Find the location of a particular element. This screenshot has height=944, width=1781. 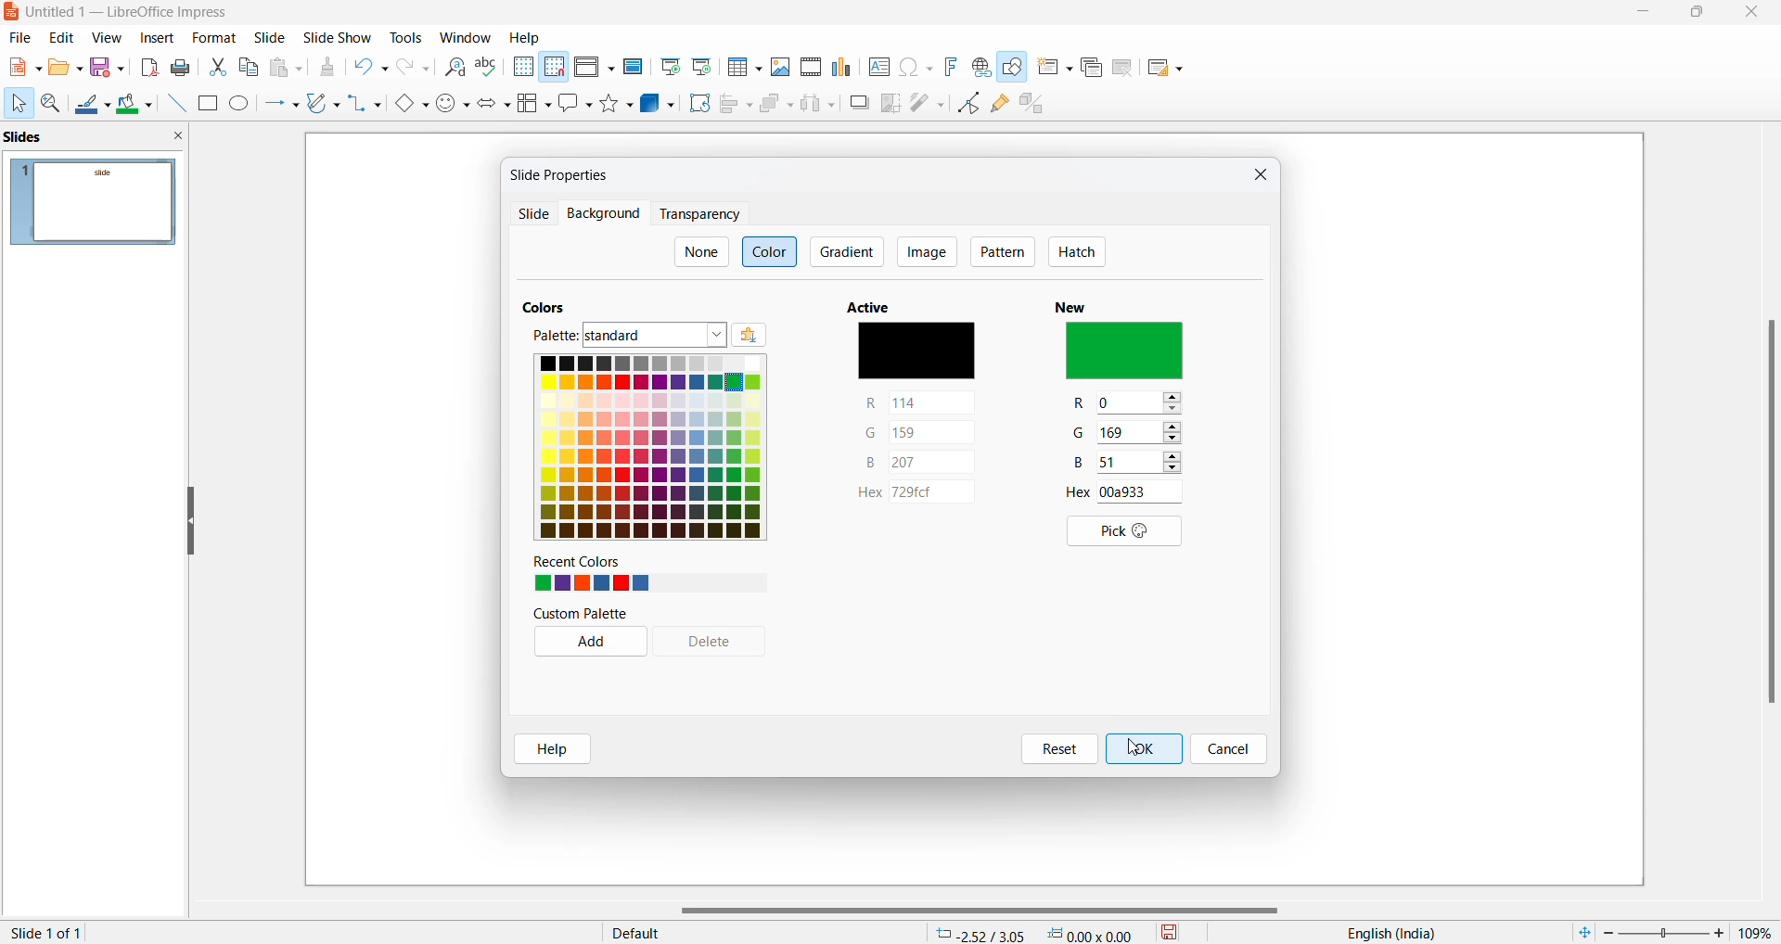

colors heading  is located at coordinates (548, 304).